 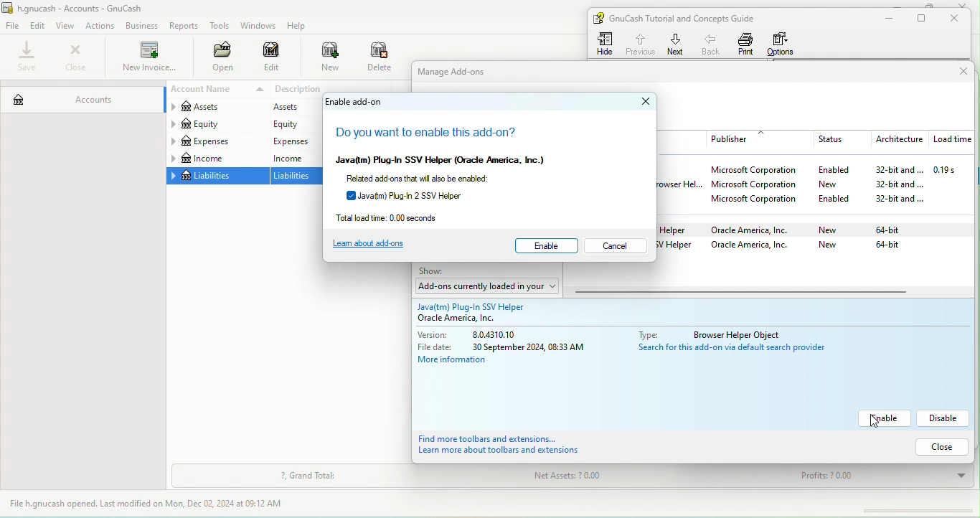 I want to click on oracle america lnc, so click(x=755, y=231).